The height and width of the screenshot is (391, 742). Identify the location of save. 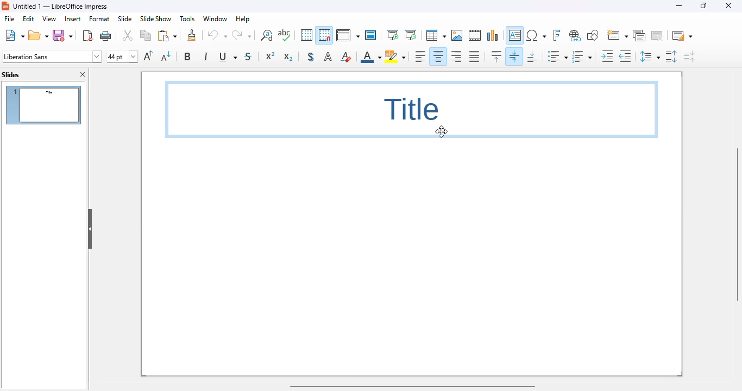
(62, 35).